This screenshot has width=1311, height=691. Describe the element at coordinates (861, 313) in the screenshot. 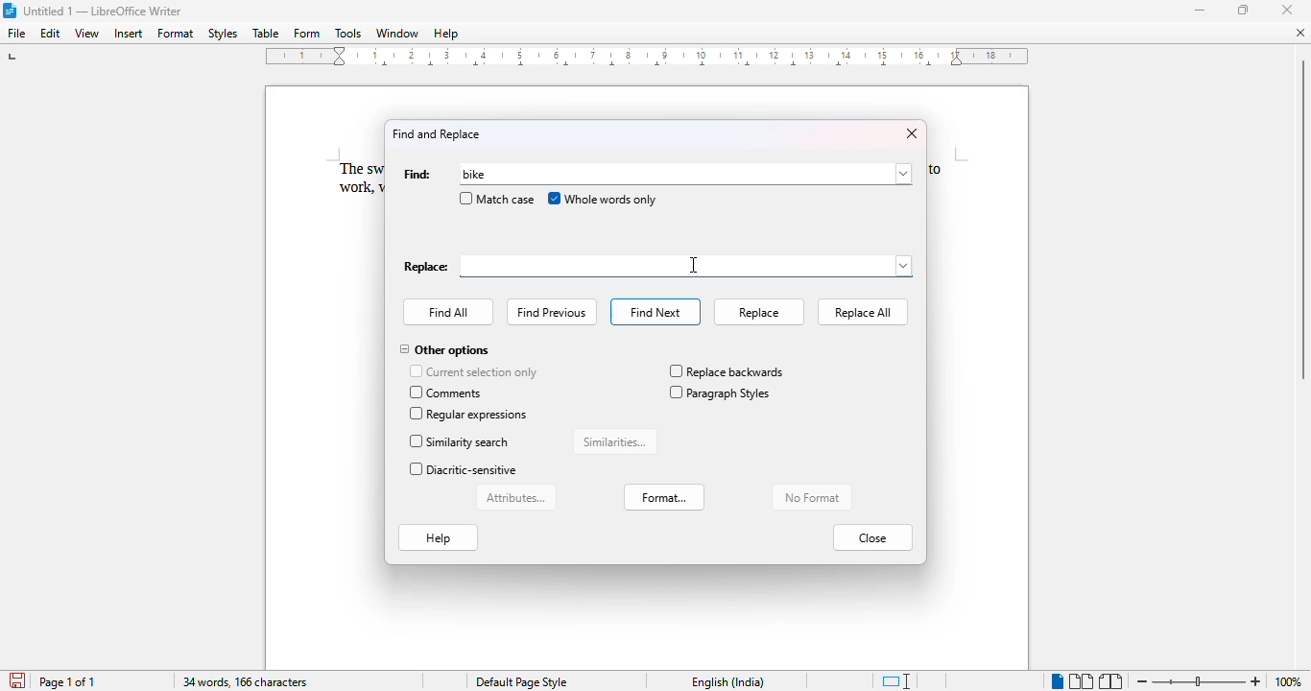

I see `replace all` at that location.